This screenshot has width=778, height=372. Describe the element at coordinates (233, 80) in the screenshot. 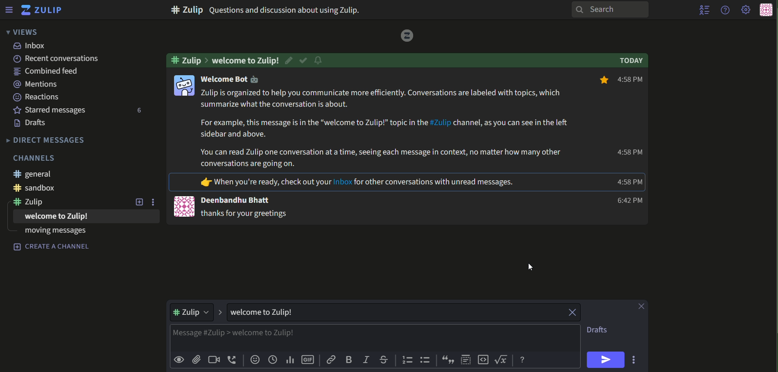

I see `text` at that location.